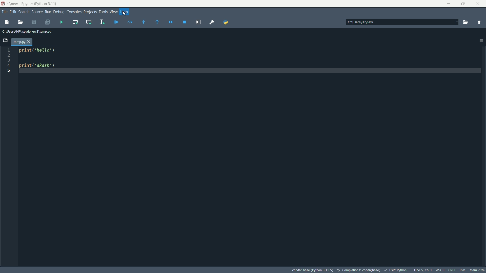 The height and width of the screenshot is (273, 486). What do you see at coordinates (27, 4) in the screenshot?
I see `app name ` at bounding box center [27, 4].